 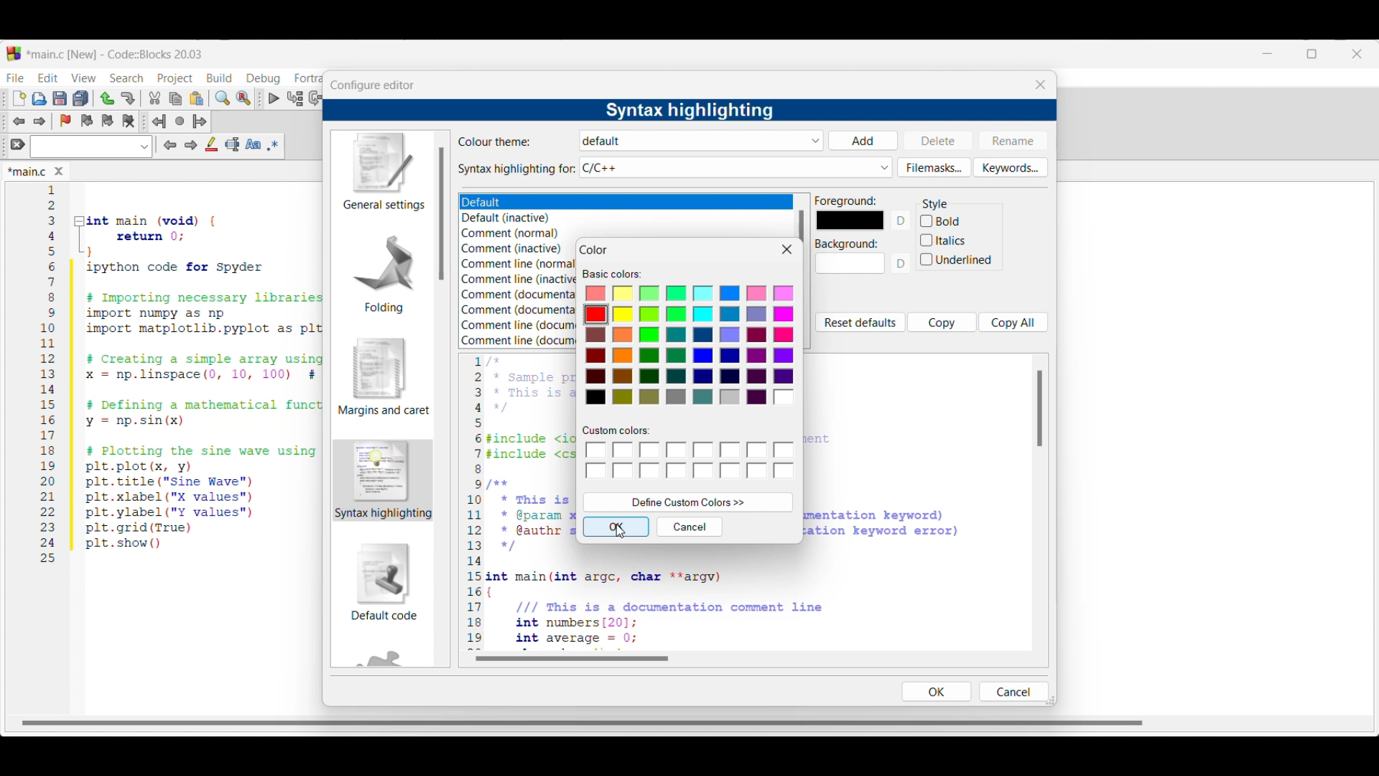 I want to click on Highlight, so click(x=211, y=144).